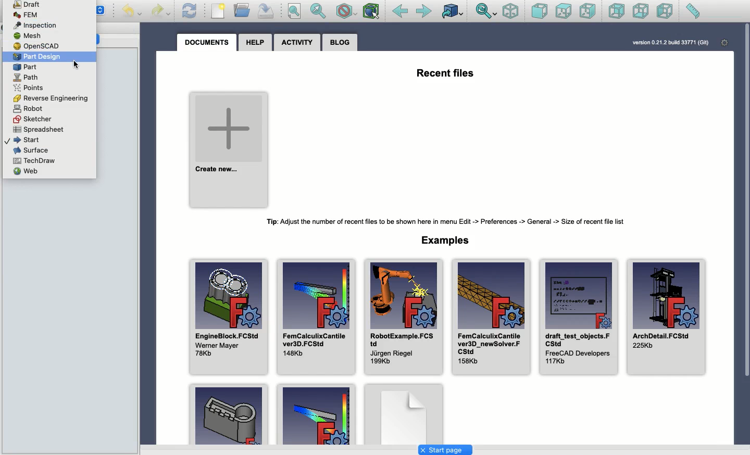  I want to click on cursor, so click(81, 64).